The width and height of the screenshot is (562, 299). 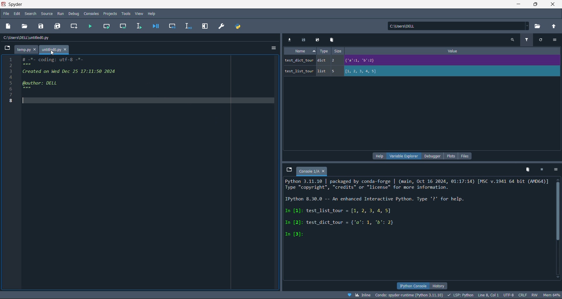 What do you see at coordinates (26, 26) in the screenshot?
I see `open file` at bounding box center [26, 26].